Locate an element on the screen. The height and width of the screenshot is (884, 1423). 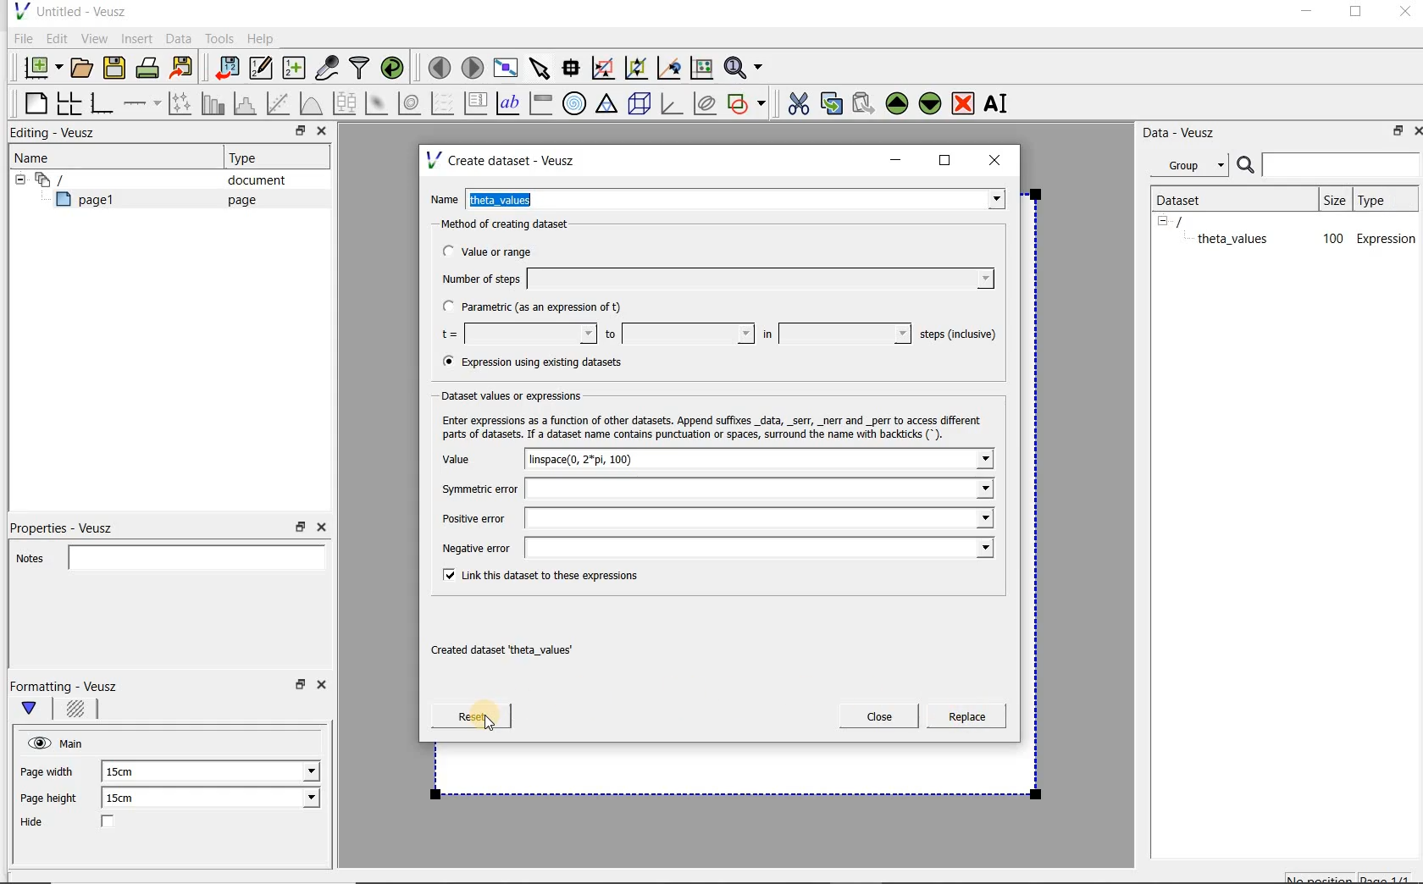
linspace(0, 2*pi, 100) is located at coordinates (762, 459).